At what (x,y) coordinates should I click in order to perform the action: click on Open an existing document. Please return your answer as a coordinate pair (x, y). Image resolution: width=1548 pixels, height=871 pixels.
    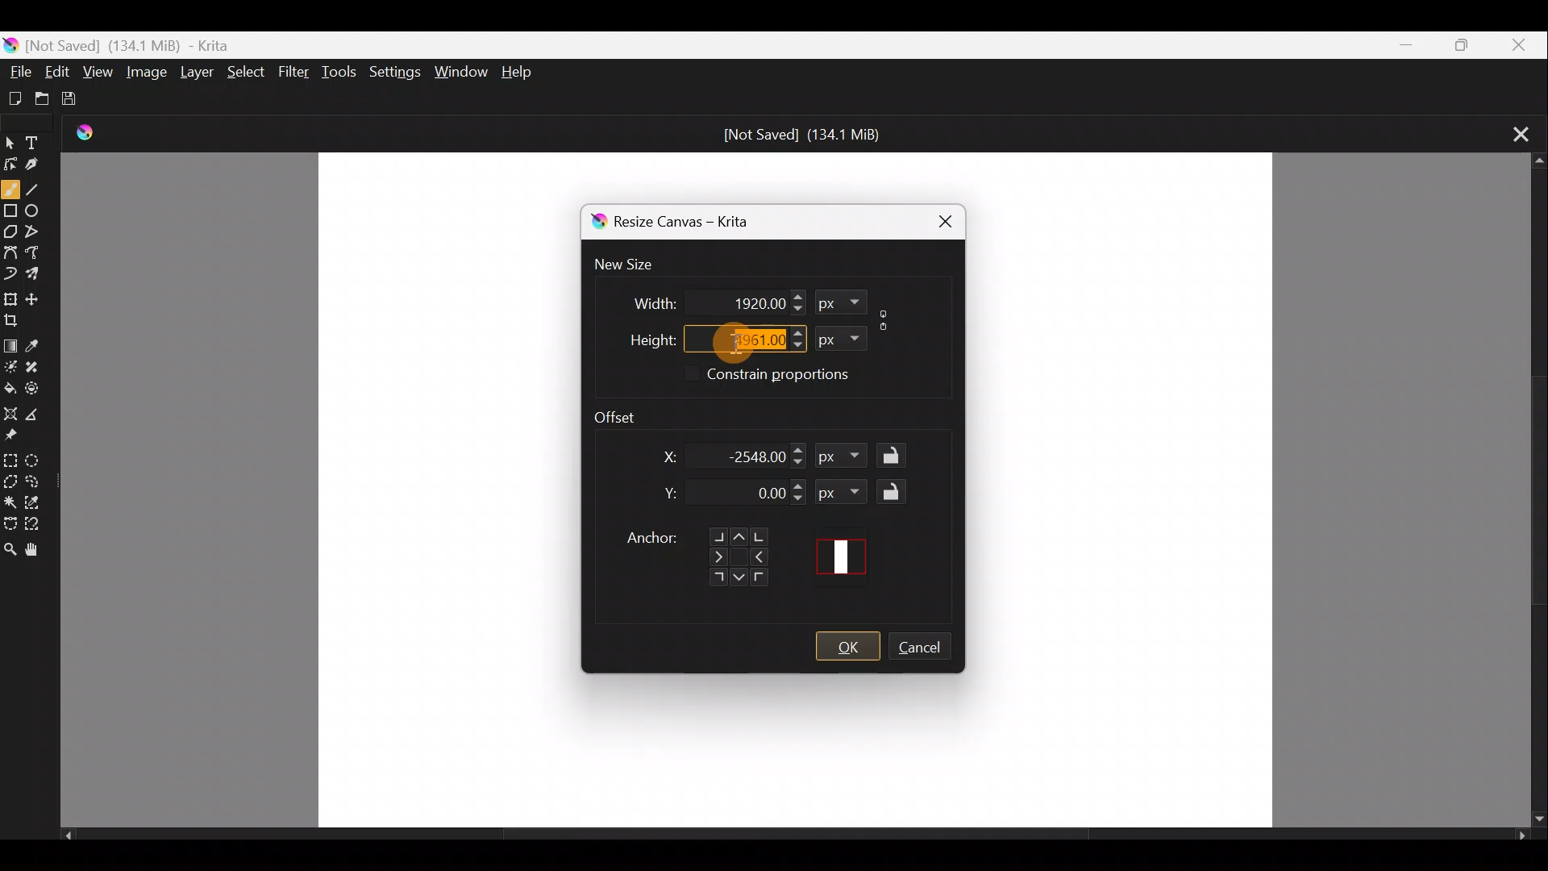
    Looking at the image, I should click on (49, 98).